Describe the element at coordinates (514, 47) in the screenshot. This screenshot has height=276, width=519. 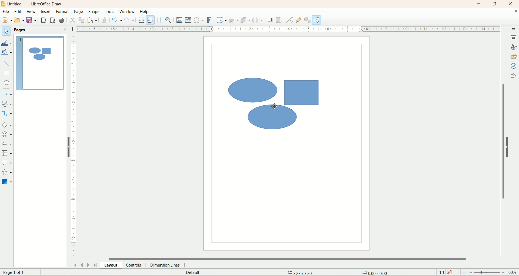
I see `styles` at that location.